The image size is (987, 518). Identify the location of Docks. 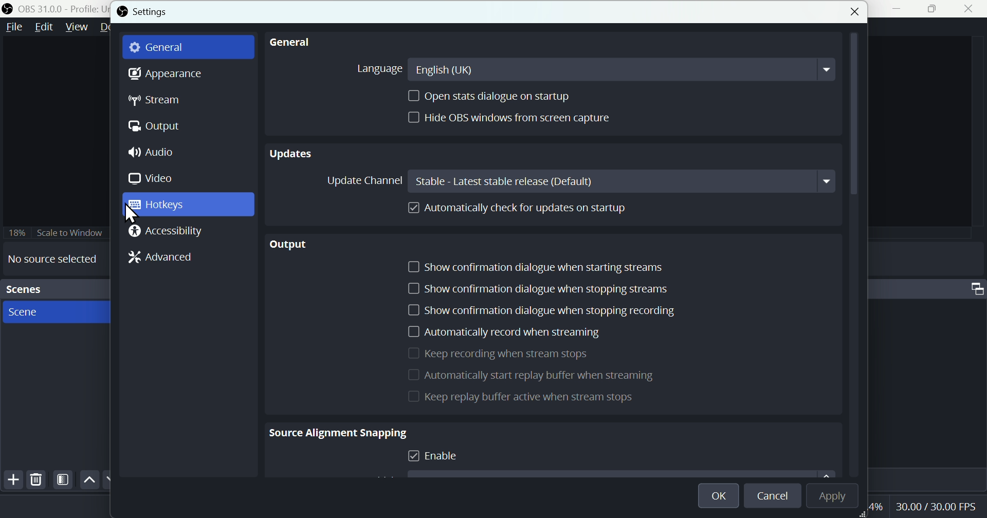
(113, 28).